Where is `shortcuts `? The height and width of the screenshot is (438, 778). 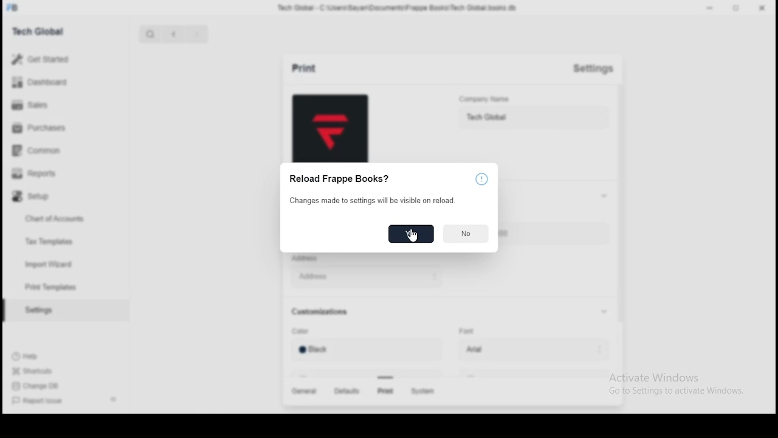 shortcuts  is located at coordinates (34, 373).